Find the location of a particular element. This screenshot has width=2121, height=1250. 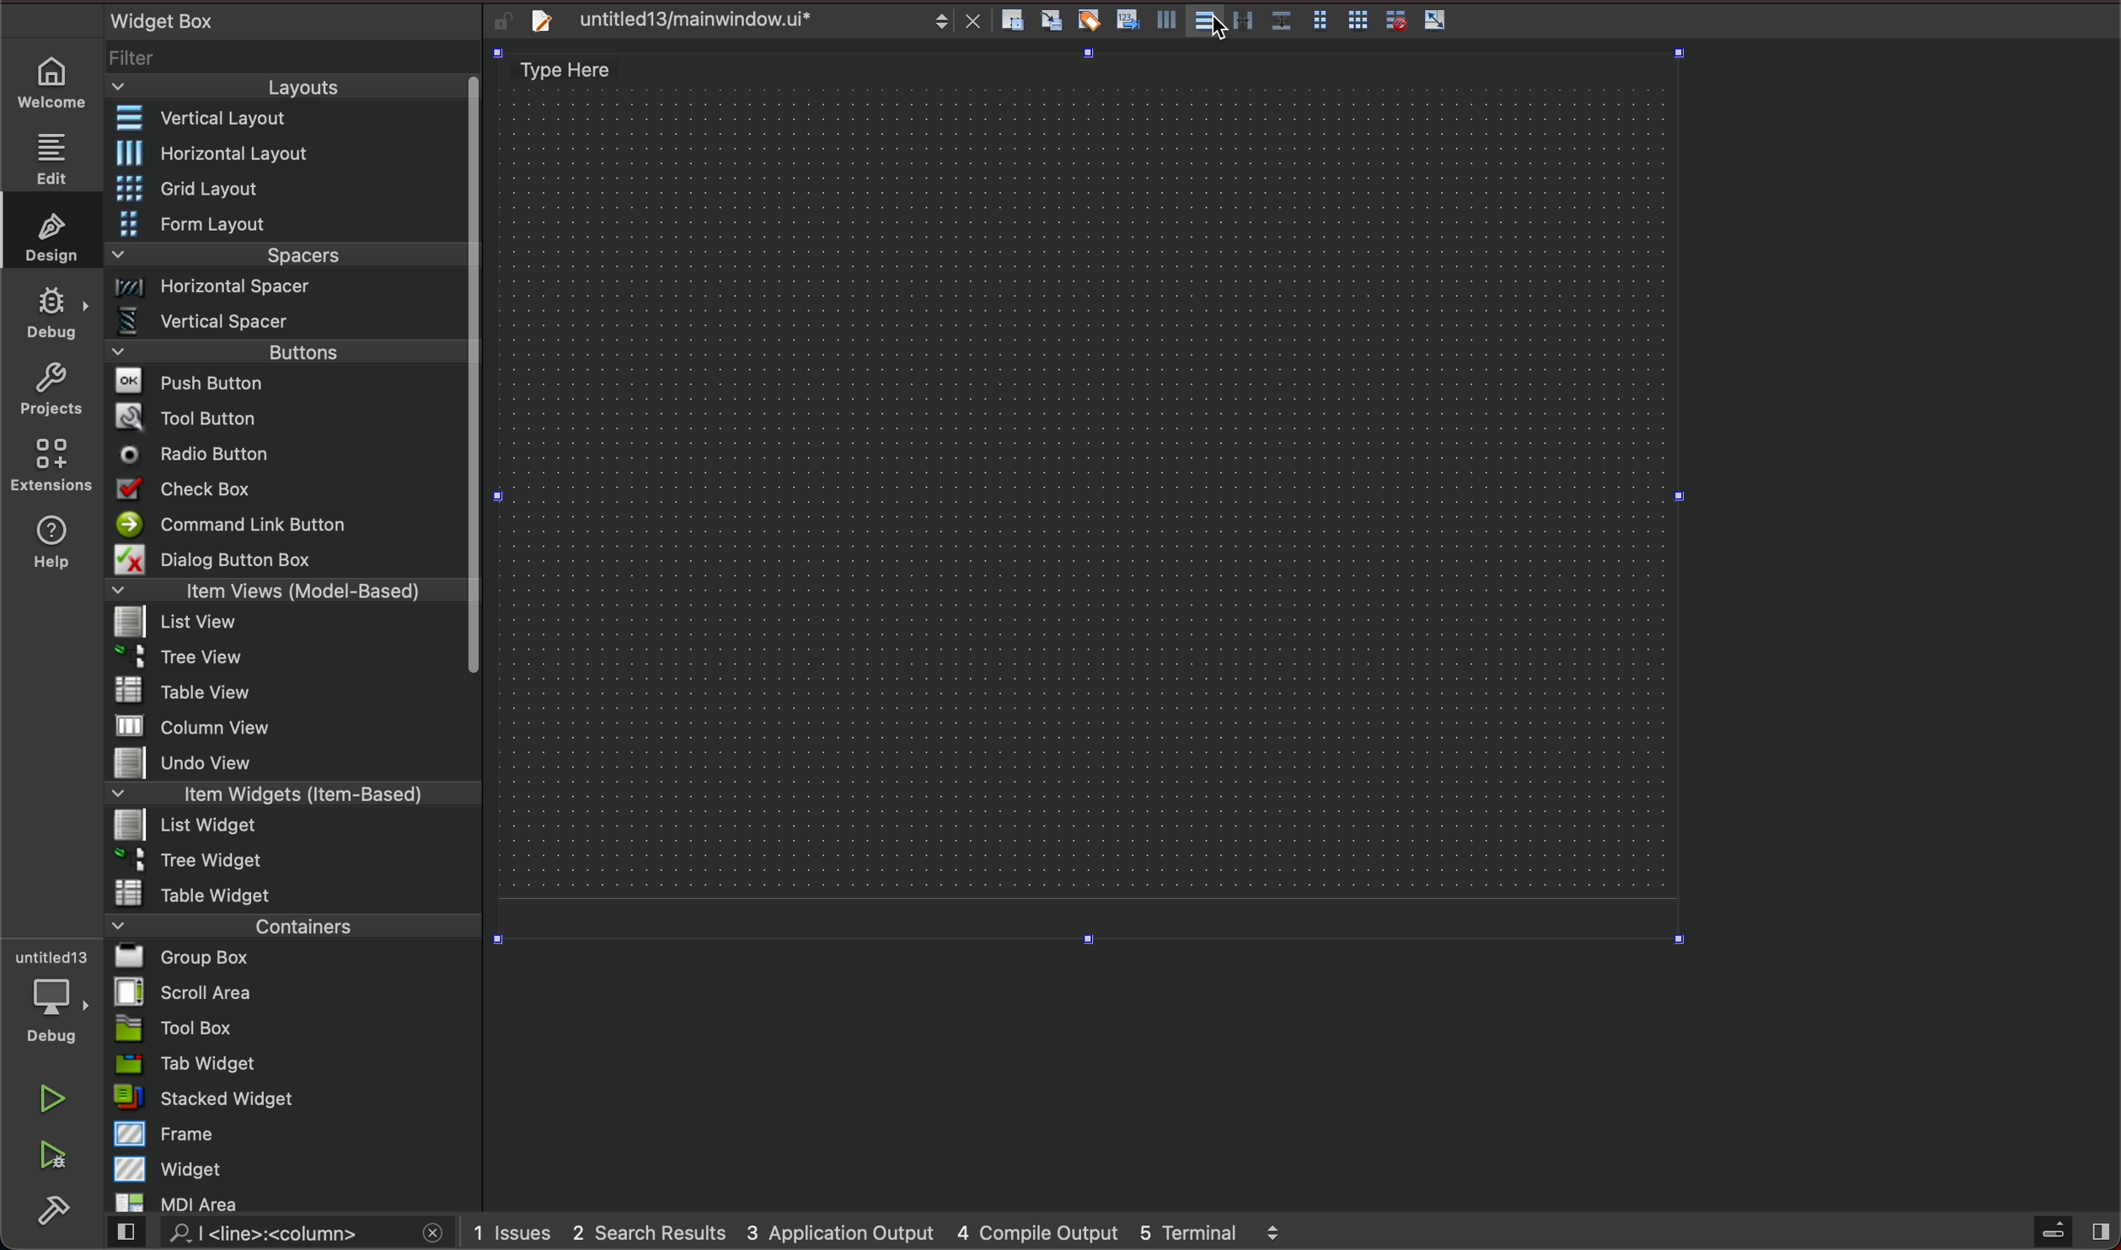

debug and run is located at coordinates (55, 1154).